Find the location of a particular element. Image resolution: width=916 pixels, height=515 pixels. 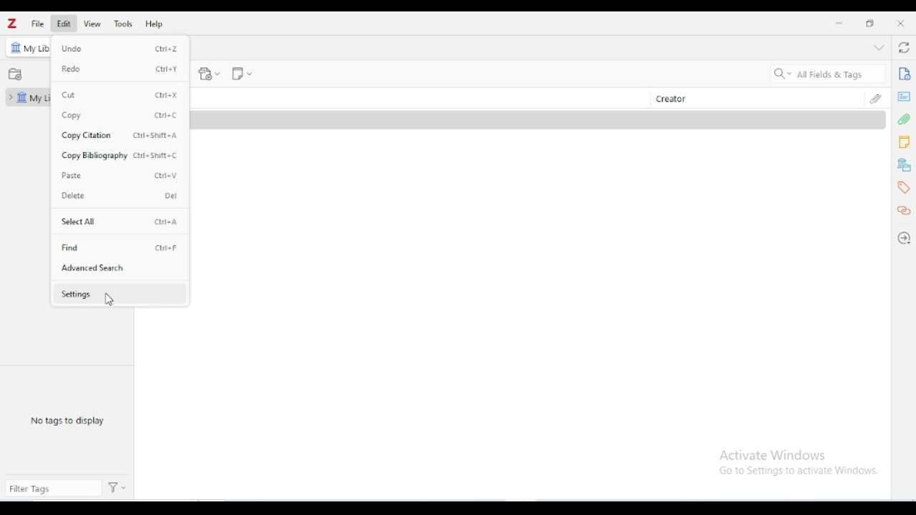

tools is located at coordinates (122, 24).